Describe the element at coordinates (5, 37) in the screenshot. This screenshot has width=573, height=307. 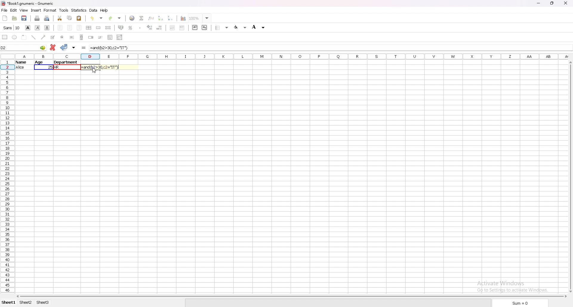
I see `rectangle` at that location.